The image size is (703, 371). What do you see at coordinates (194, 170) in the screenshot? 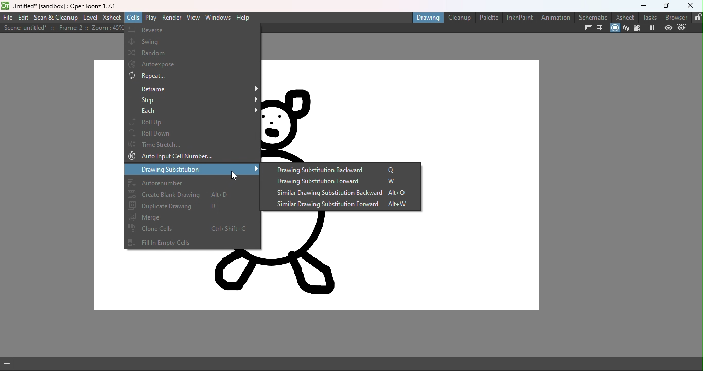
I see `Drawing substitution` at bounding box center [194, 170].